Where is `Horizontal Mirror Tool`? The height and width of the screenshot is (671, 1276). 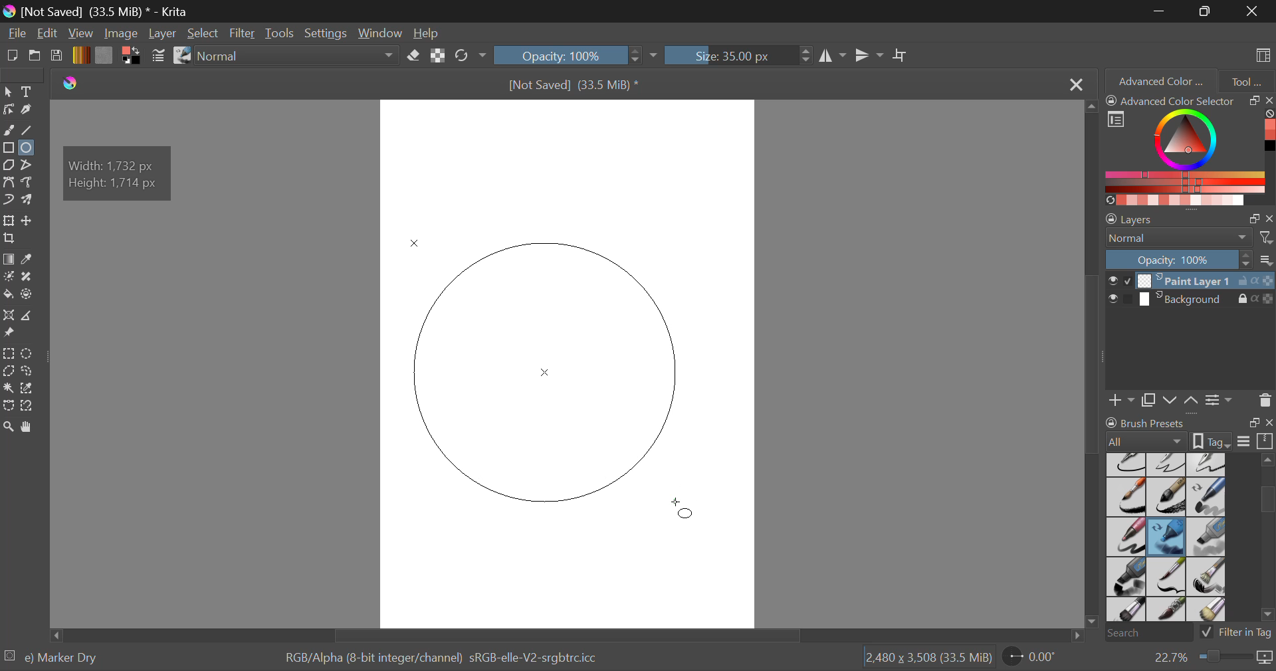
Horizontal Mirror Tool is located at coordinates (832, 55).